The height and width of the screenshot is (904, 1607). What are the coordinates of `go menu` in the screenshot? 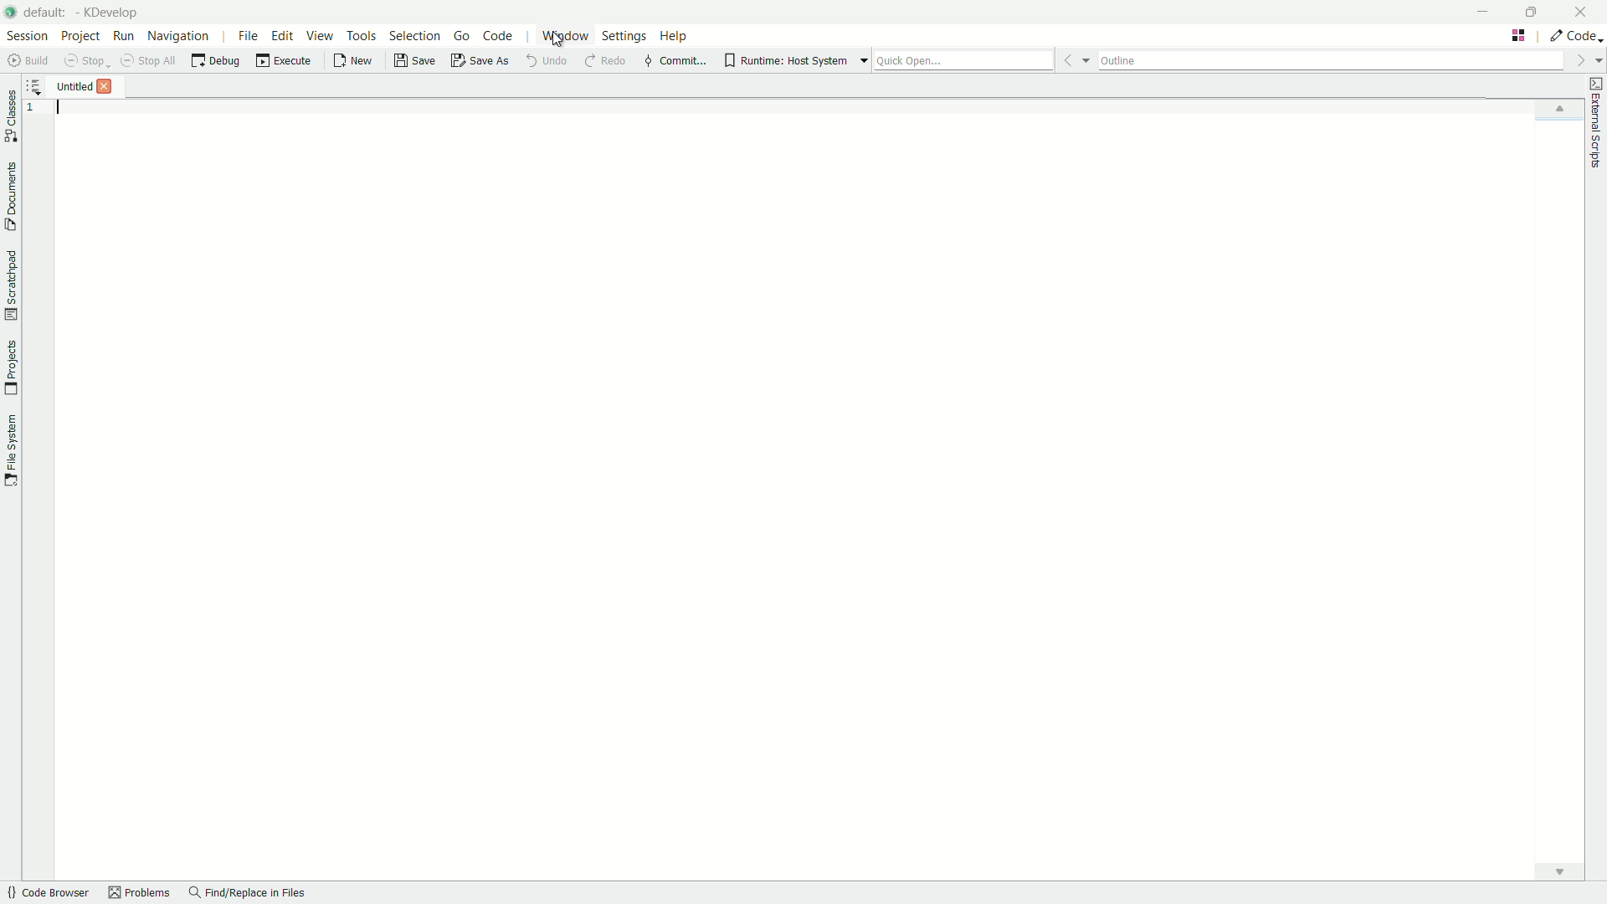 It's located at (462, 39).